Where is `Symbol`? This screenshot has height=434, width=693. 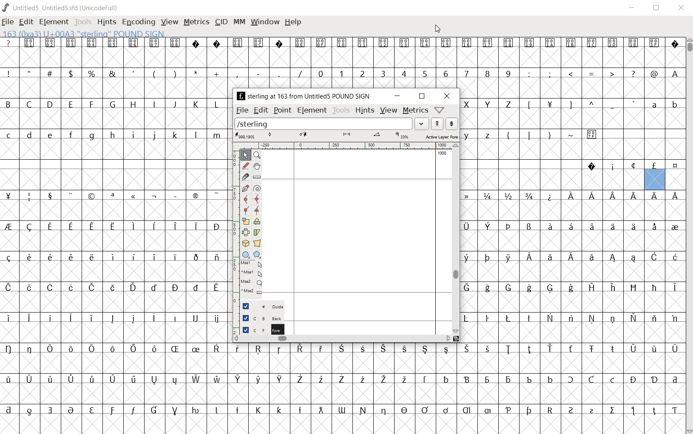 Symbol is located at coordinates (155, 43).